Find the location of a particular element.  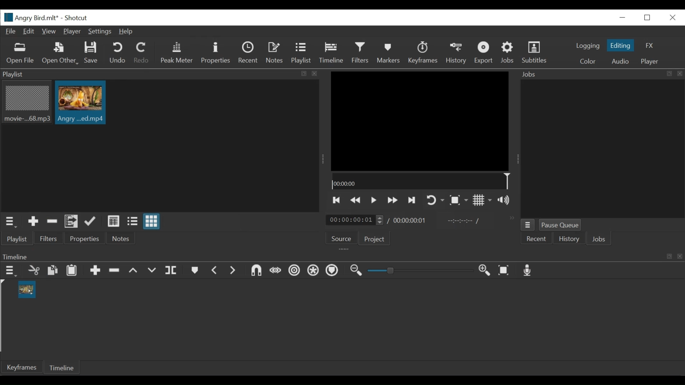

Restore is located at coordinates (647, 17).